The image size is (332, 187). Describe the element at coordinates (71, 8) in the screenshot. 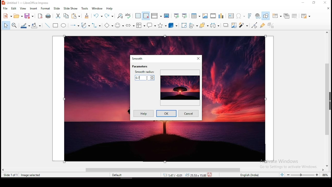

I see `slide show` at that location.